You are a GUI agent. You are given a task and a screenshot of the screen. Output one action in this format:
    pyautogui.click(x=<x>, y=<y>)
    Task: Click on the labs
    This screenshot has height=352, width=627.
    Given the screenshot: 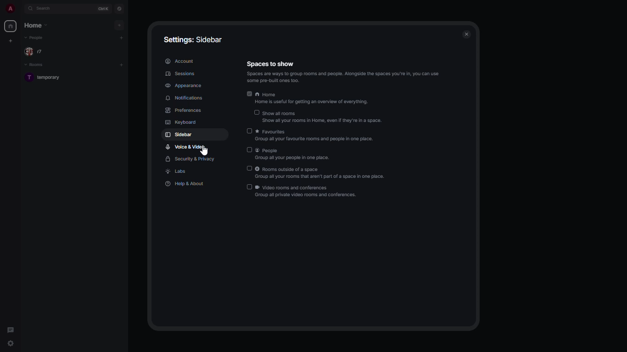 What is the action you would take?
    pyautogui.click(x=178, y=172)
    